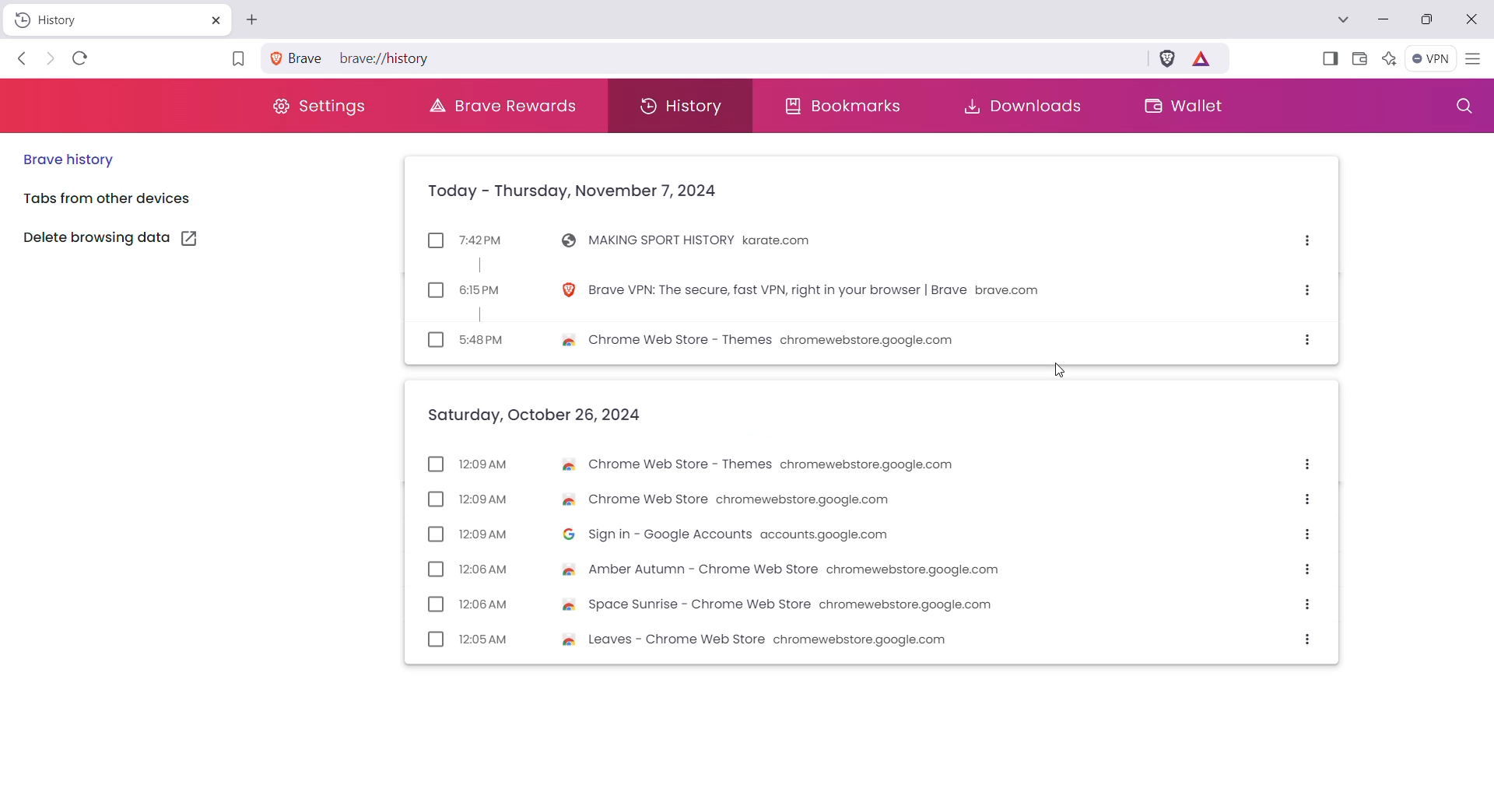 The image size is (1494, 792). I want to click on Downloads, so click(1020, 109).